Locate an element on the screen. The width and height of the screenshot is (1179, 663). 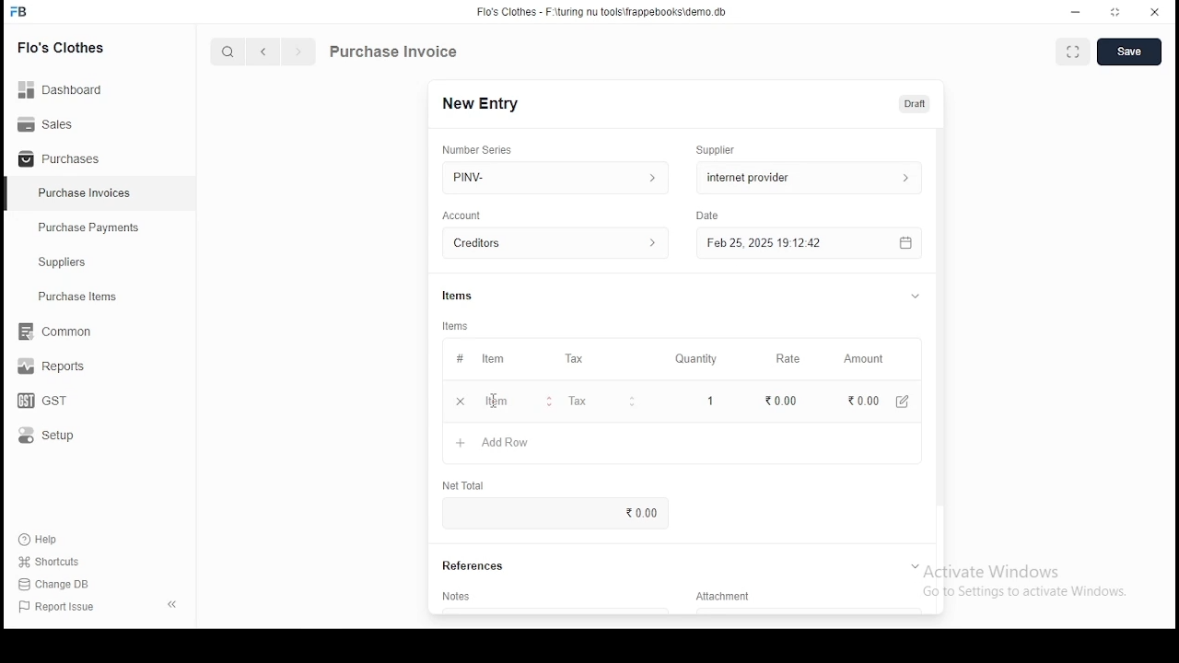
next is located at coordinates (298, 53).